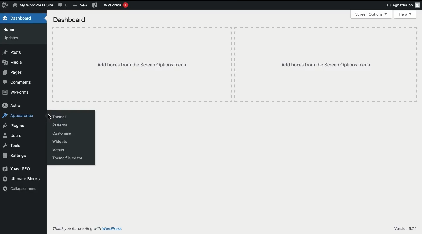 The width and height of the screenshot is (422, 234). Describe the element at coordinates (5, 5) in the screenshot. I see `WordPress` at that location.